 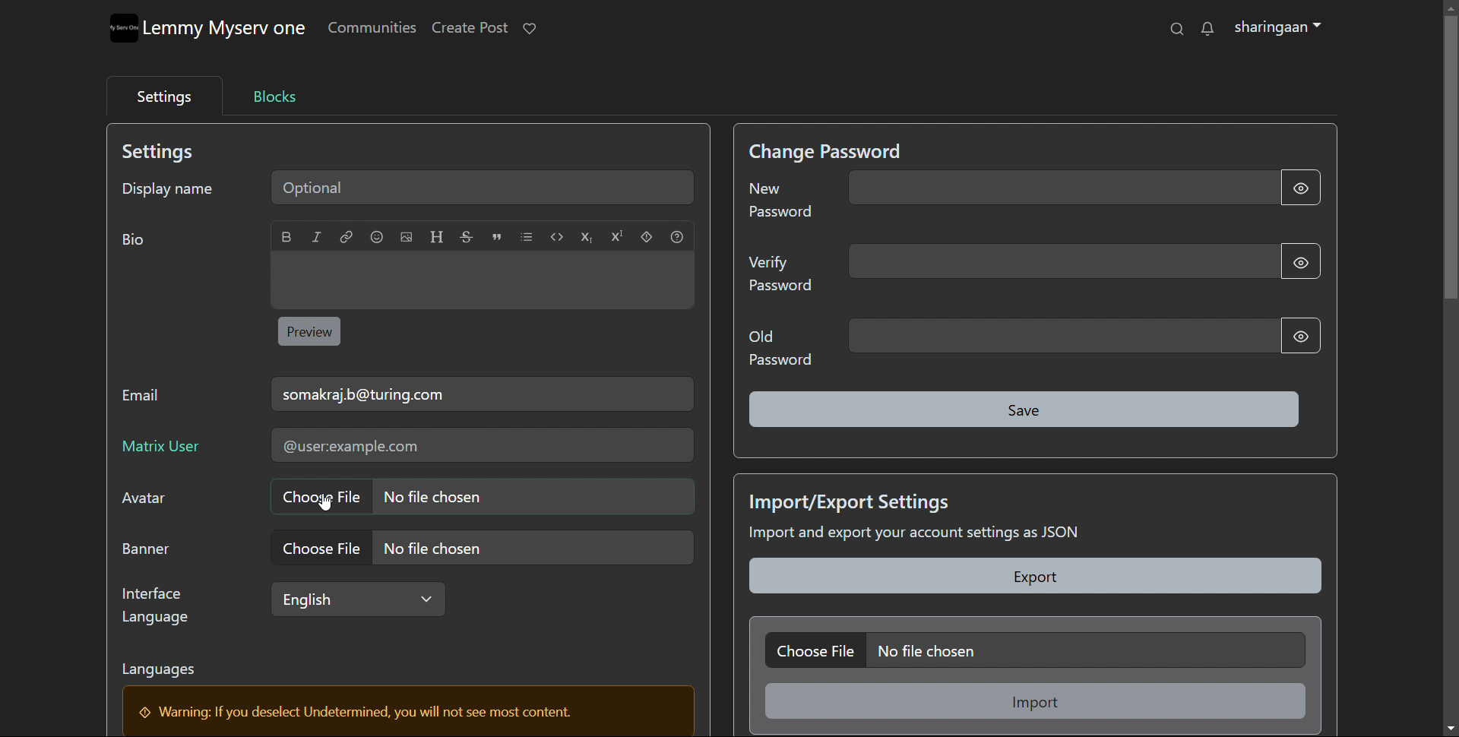 I want to click on matrix user, so click(x=480, y=446).